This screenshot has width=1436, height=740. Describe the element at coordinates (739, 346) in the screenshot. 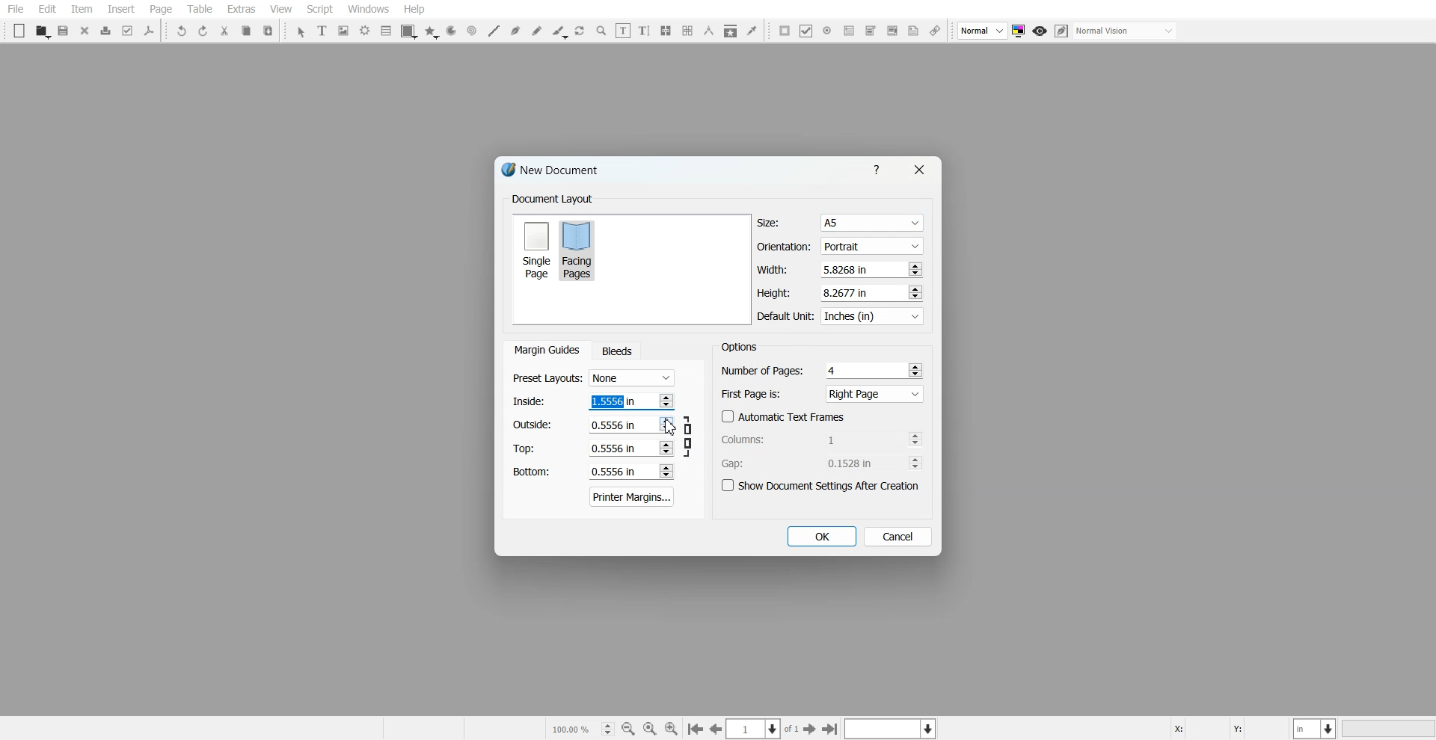

I see `Text` at that location.